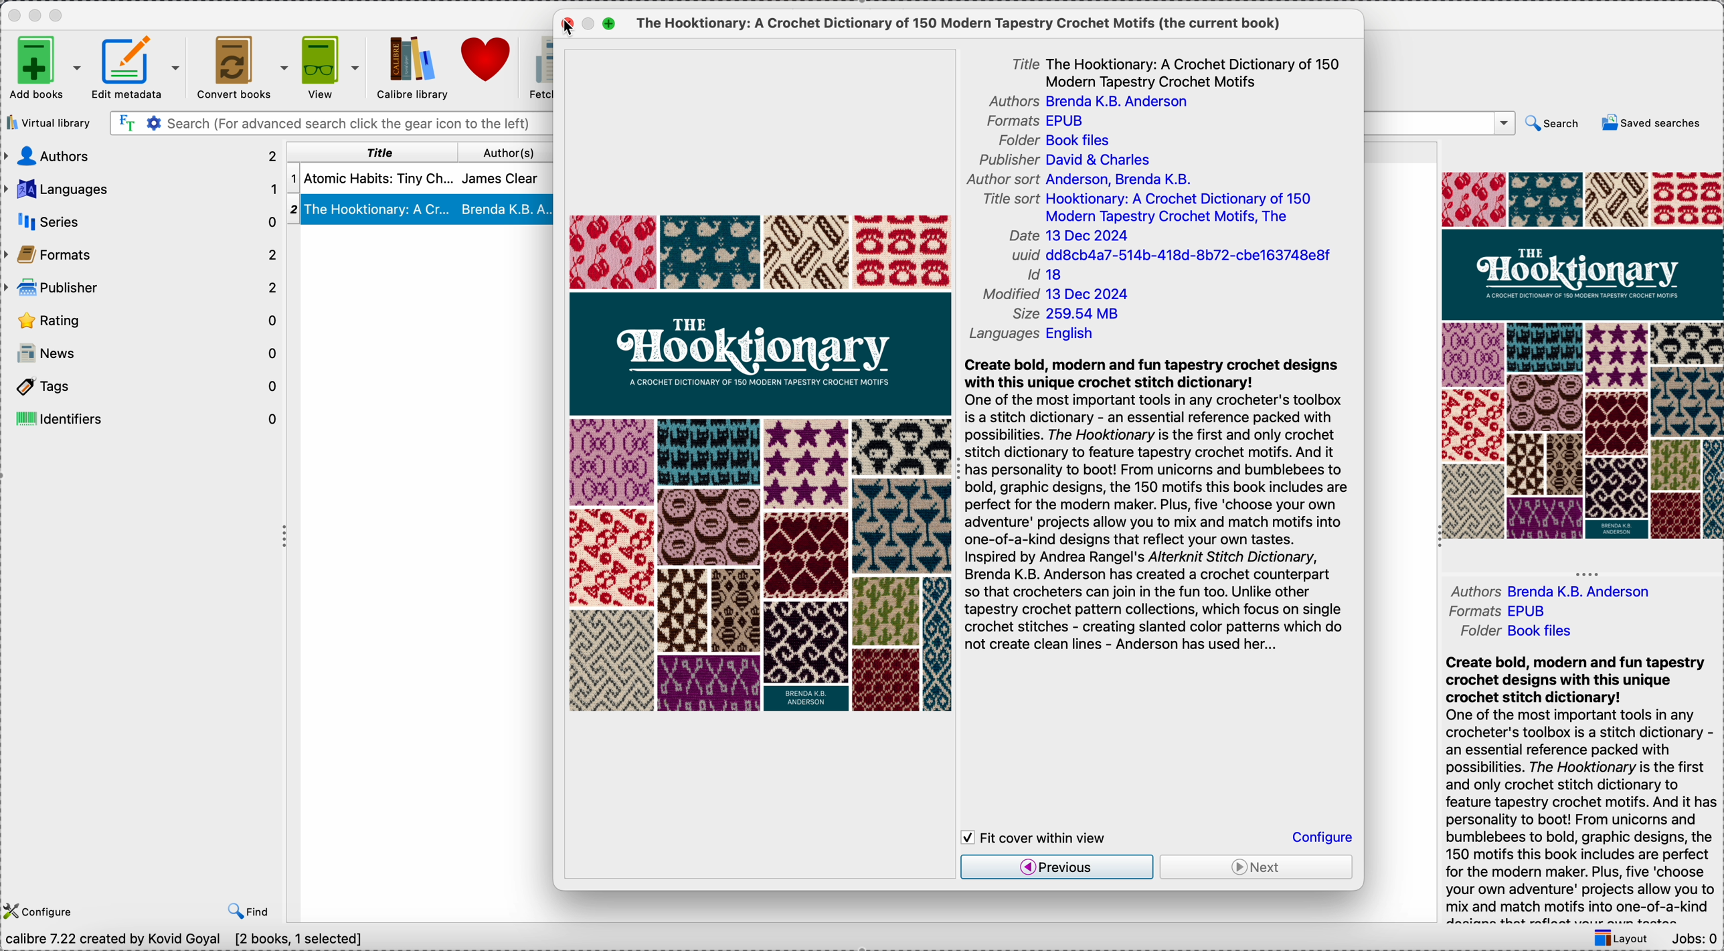 Image resolution: width=1724 pixels, height=951 pixels. I want to click on author(s), so click(507, 152).